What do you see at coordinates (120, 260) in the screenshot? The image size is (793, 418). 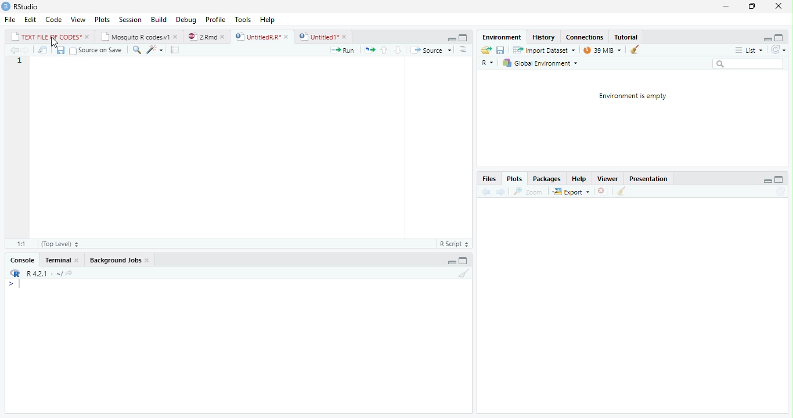 I see `Background Jobs` at bounding box center [120, 260].